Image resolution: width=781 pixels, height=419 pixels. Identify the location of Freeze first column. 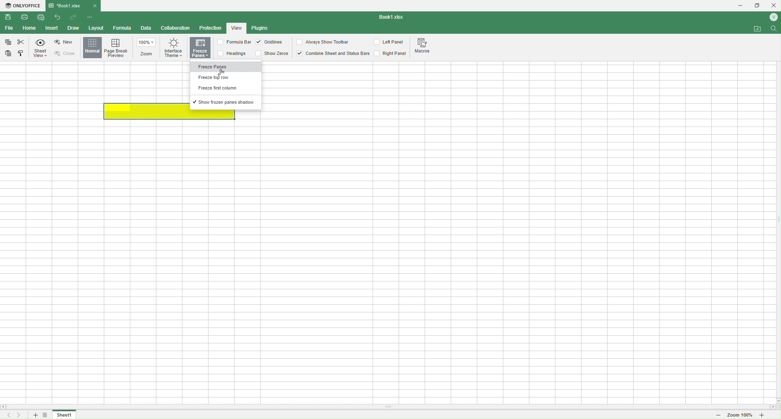
(226, 89).